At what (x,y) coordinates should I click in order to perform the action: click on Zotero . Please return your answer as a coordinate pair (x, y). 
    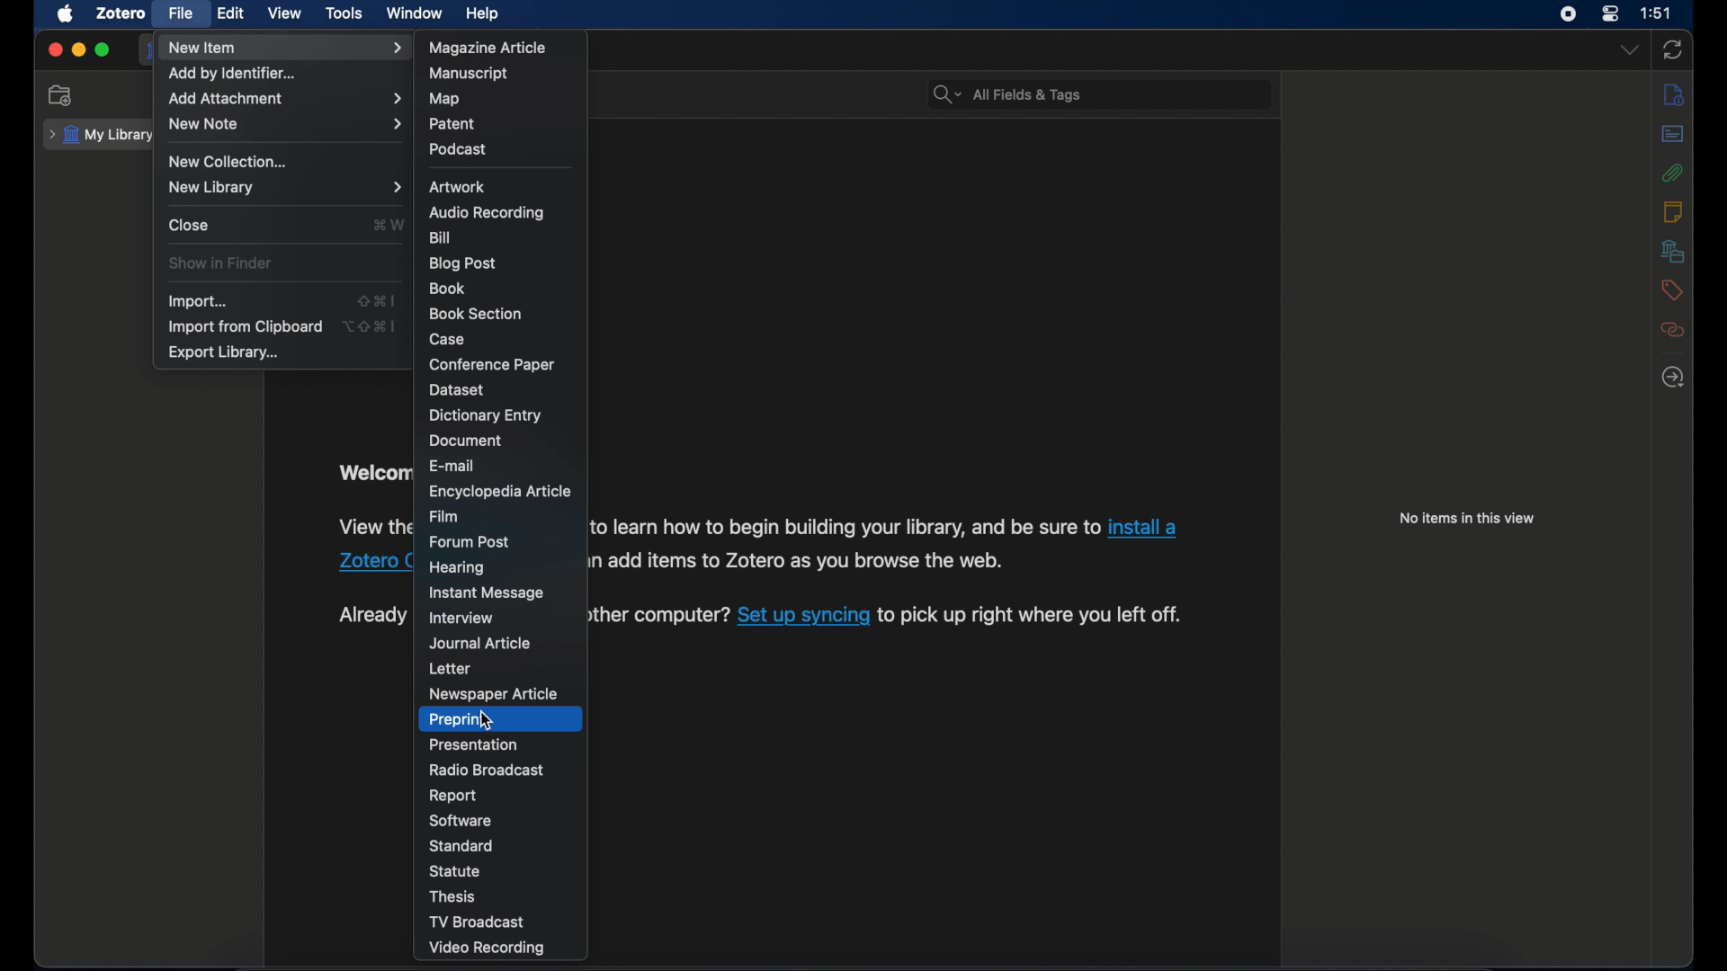
    Looking at the image, I should click on (371, 560).